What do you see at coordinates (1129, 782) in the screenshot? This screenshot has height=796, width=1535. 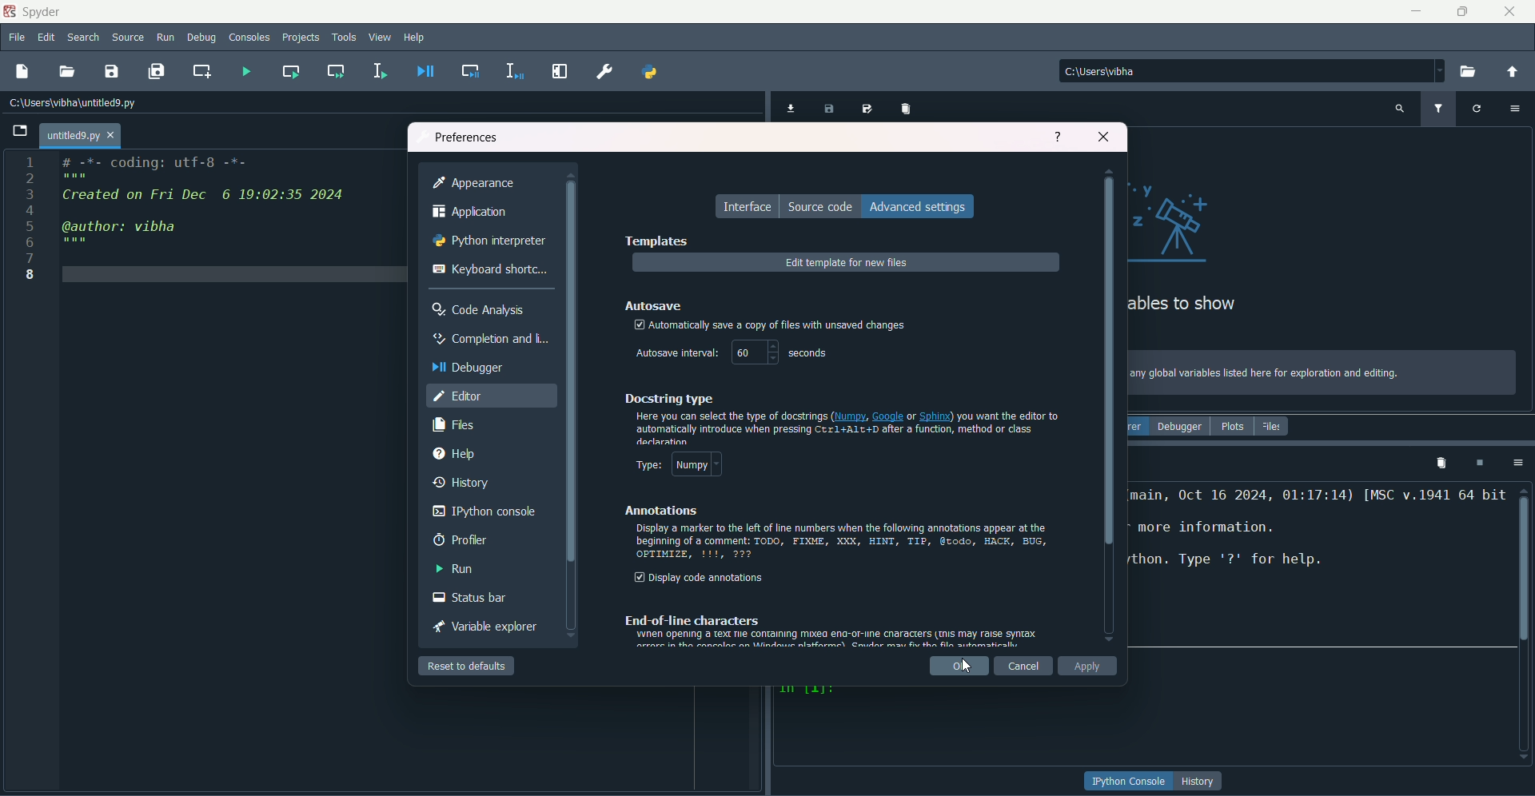 I see `button` at bounding box center [1129, 782].